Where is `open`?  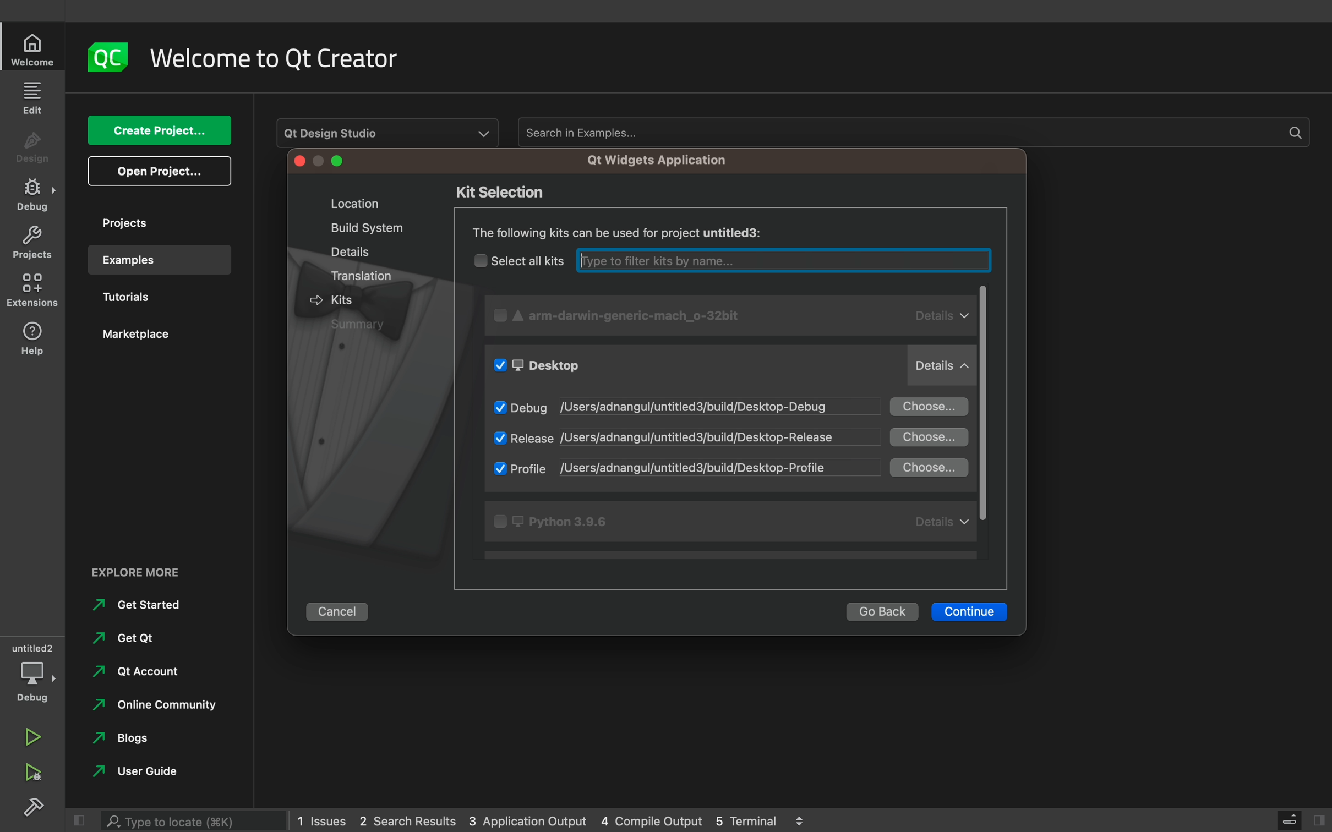 open is located at coordinates (160, 171).